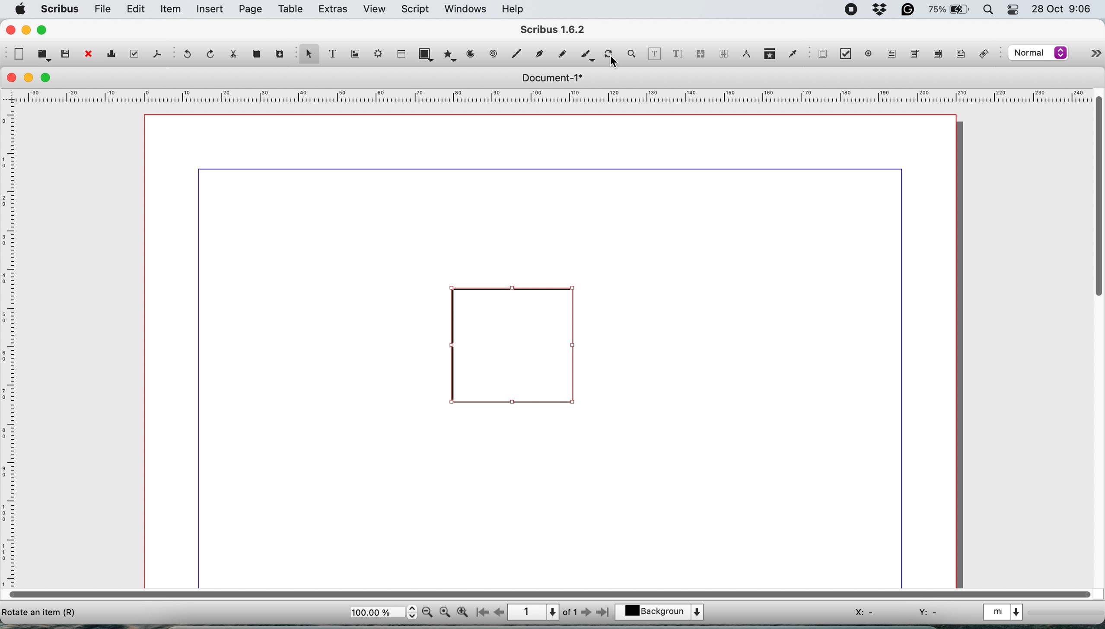 This screenshot has width=1105, height=629. What do you see at coordinates (612, 64) in the screenshot?
I see `cursor` at bounding box center [612, 64].